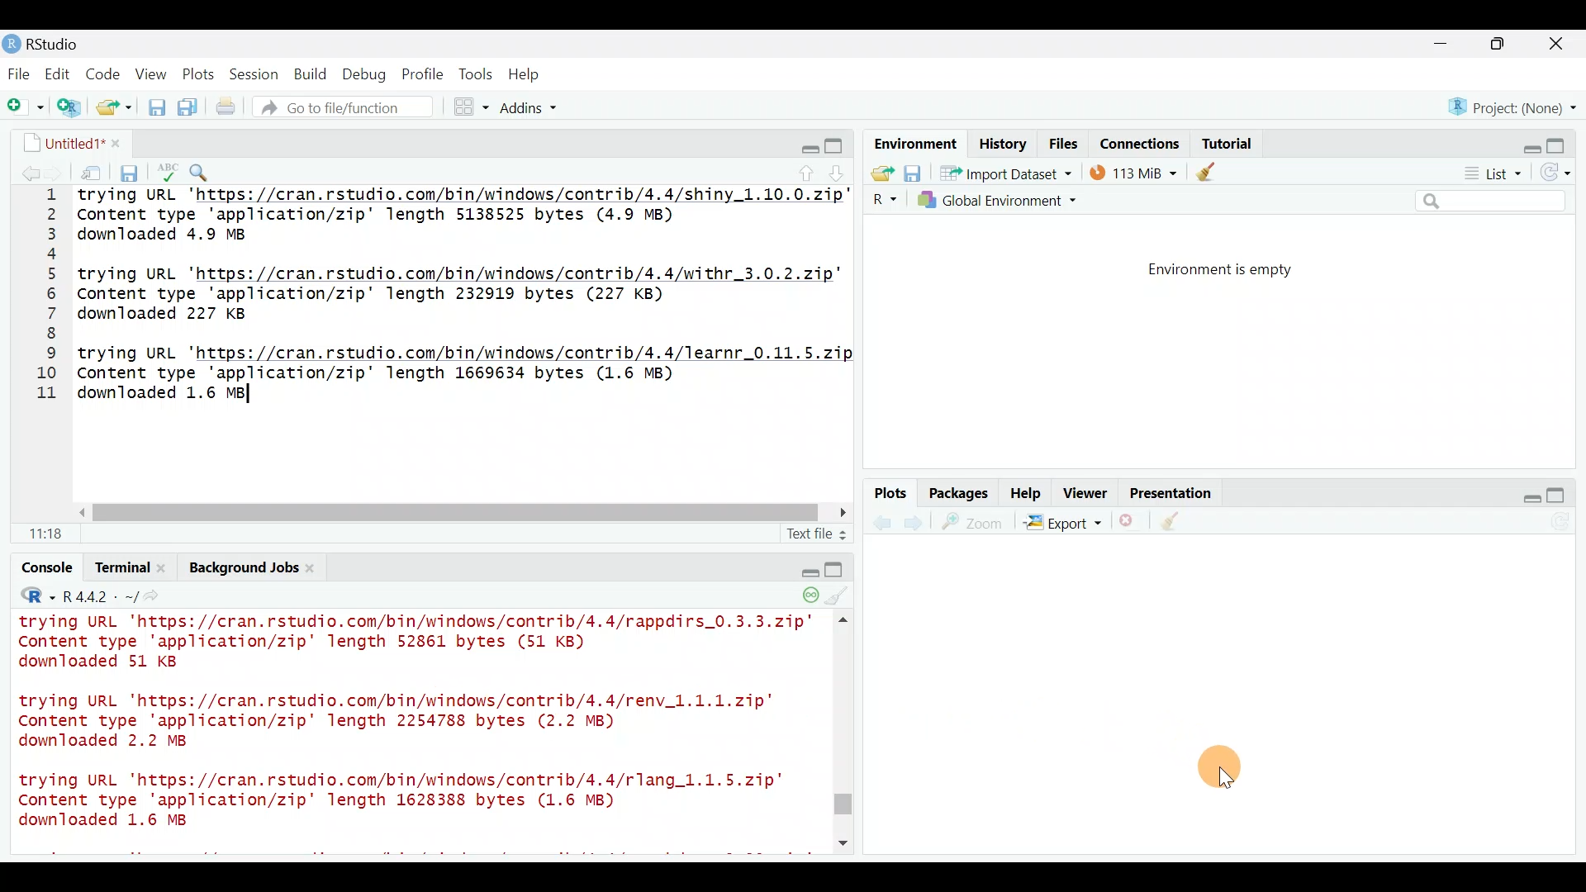 The height and width of the screenshot is (892, 1586). I want to click on close, so click(1557, 46).